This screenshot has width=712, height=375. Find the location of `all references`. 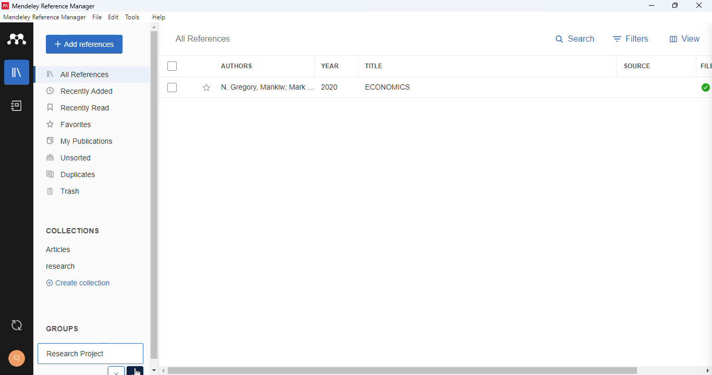

all references is located at coordinates (203, 38).